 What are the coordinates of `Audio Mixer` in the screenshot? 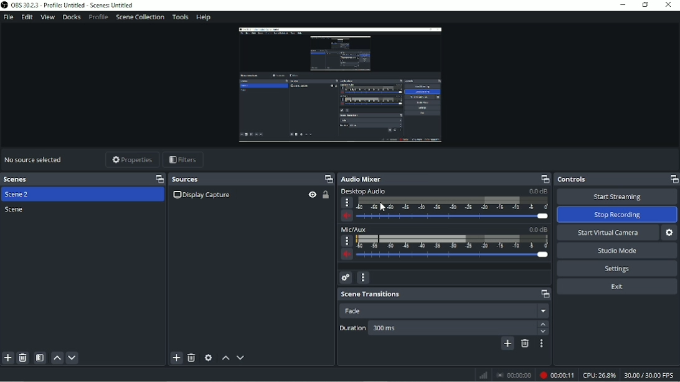 It's located at (445, 179).